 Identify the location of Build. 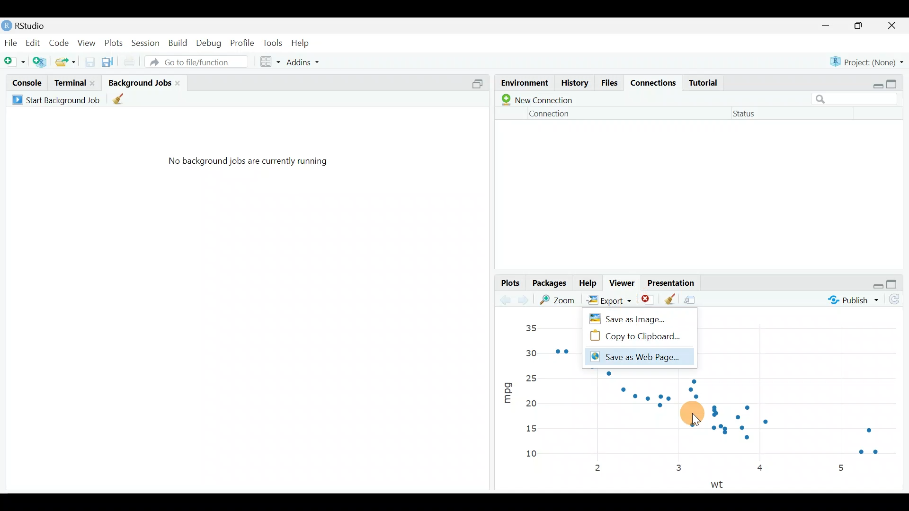
(178, 43).